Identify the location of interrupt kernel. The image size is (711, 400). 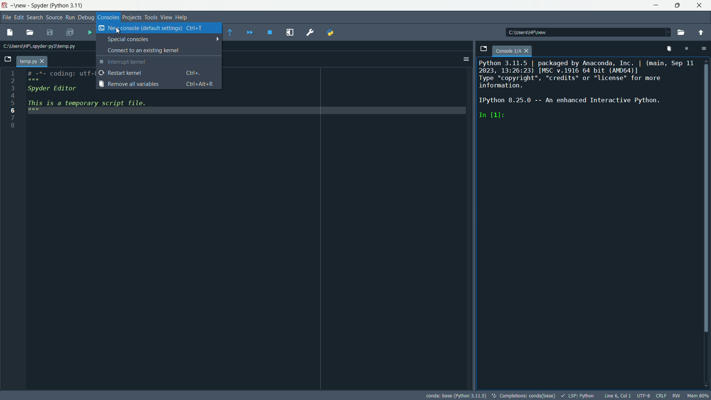
(125, 62).